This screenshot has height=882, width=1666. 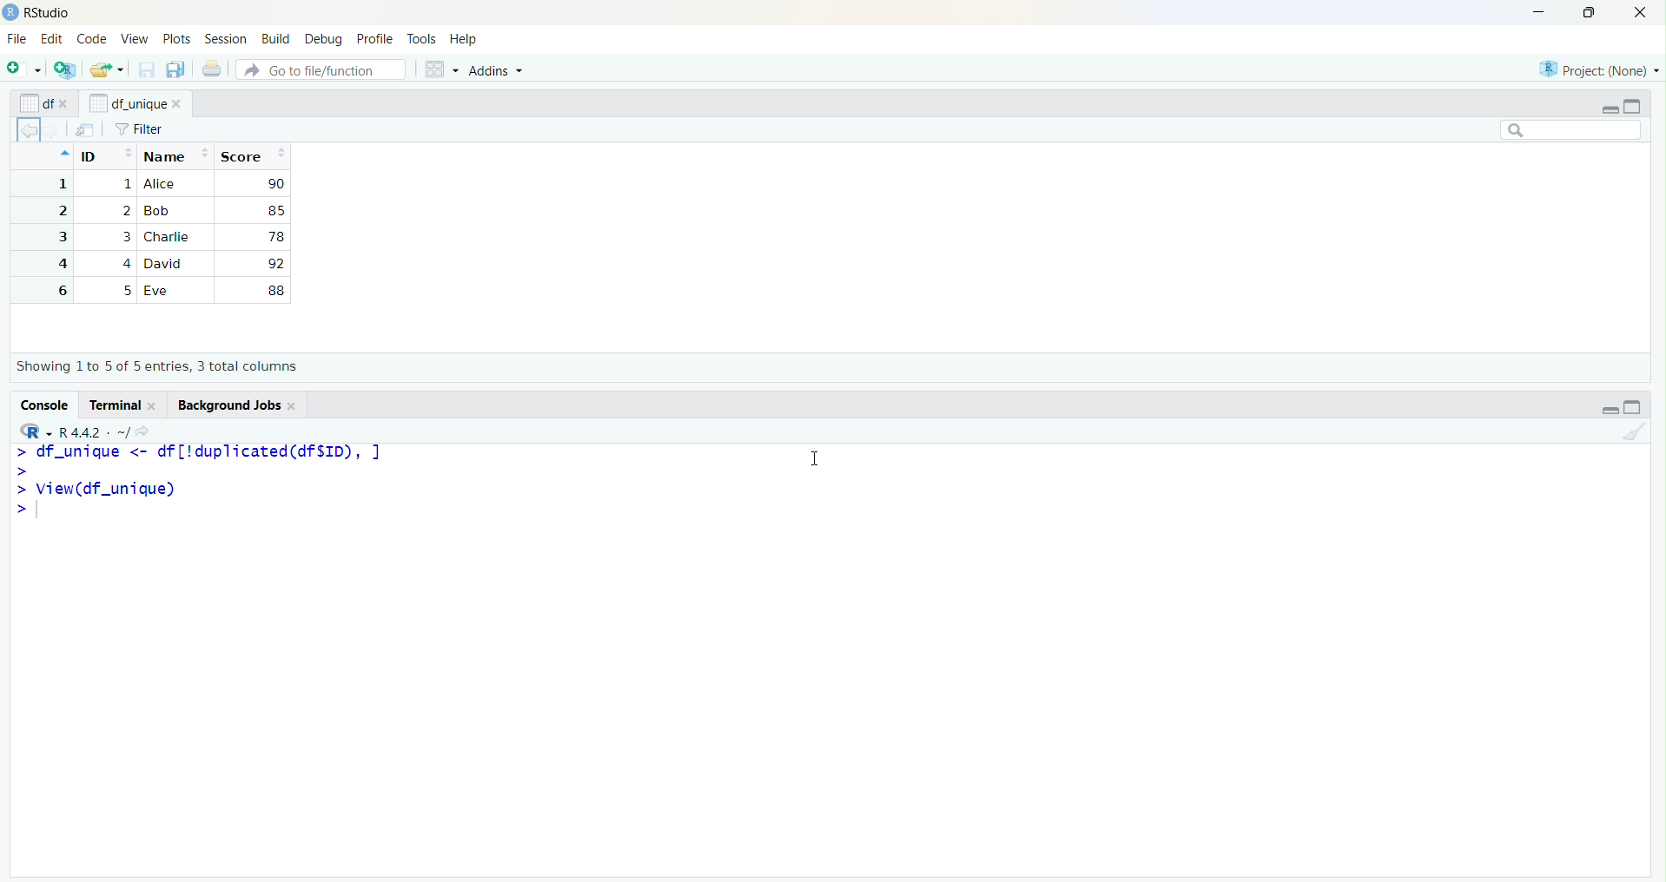 What do you see at coordinates (1640, 259) in the screenshot?
I see `scroll bar` at bounding box center [1640, 259].